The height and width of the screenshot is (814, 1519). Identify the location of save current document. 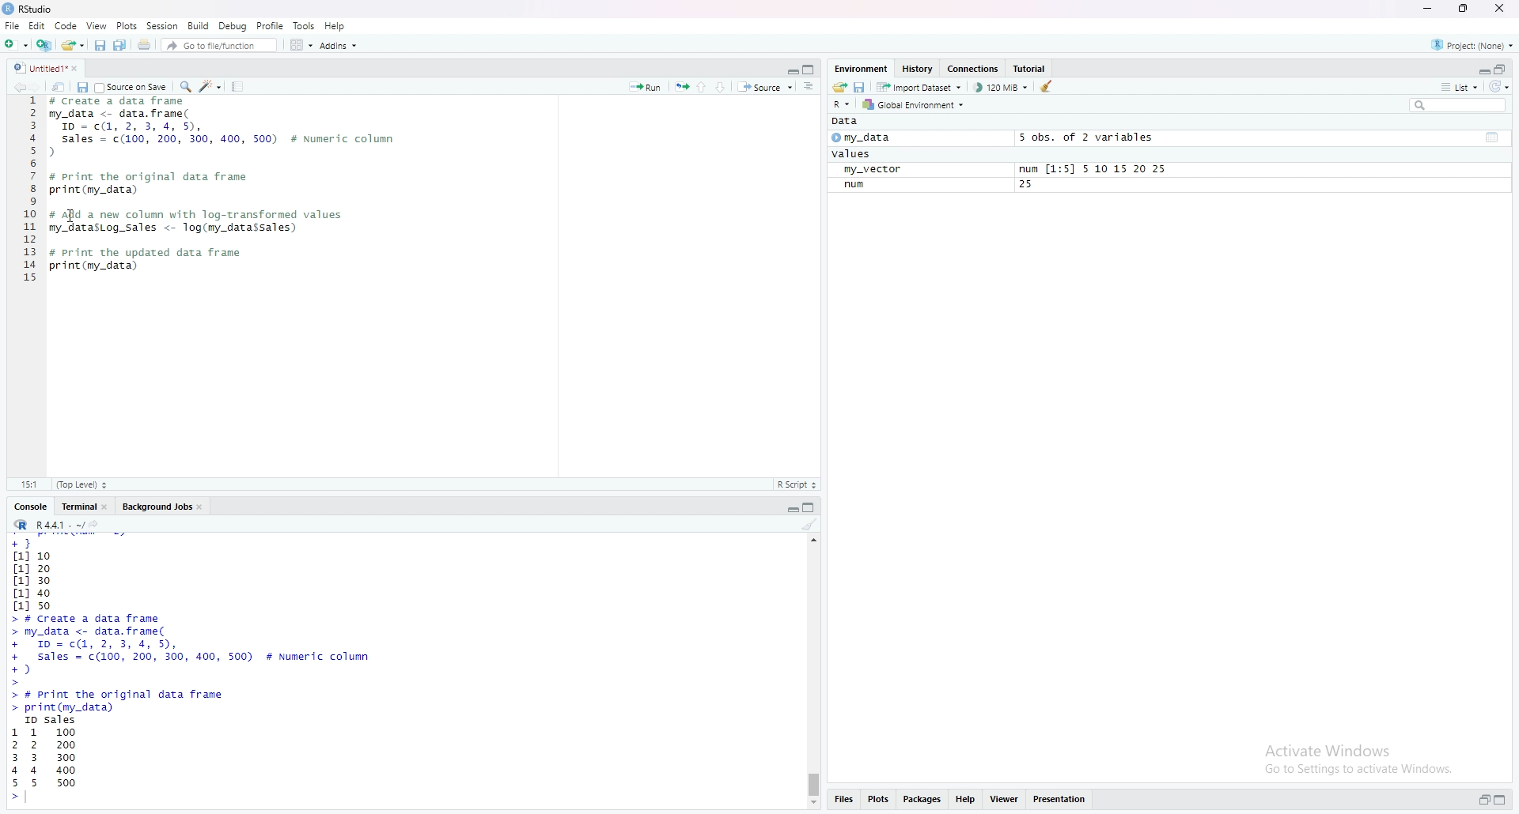
(101, 47).